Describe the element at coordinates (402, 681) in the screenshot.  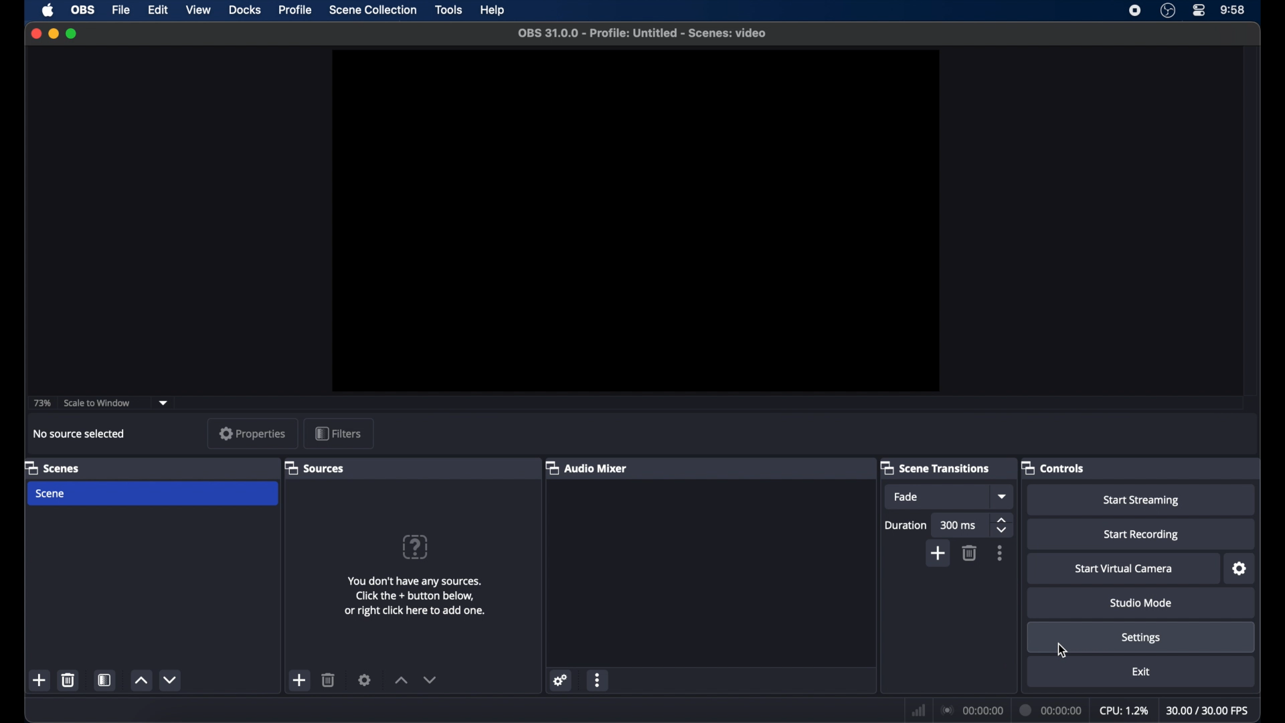
I see `increment` at that location.